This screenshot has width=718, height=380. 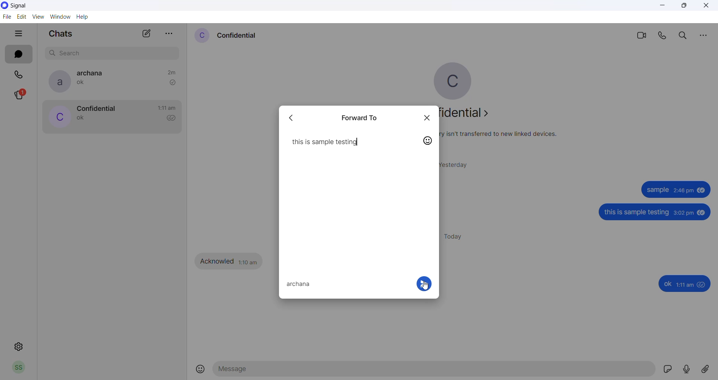 I want to click on profile picture, so click(x=458, y=81).